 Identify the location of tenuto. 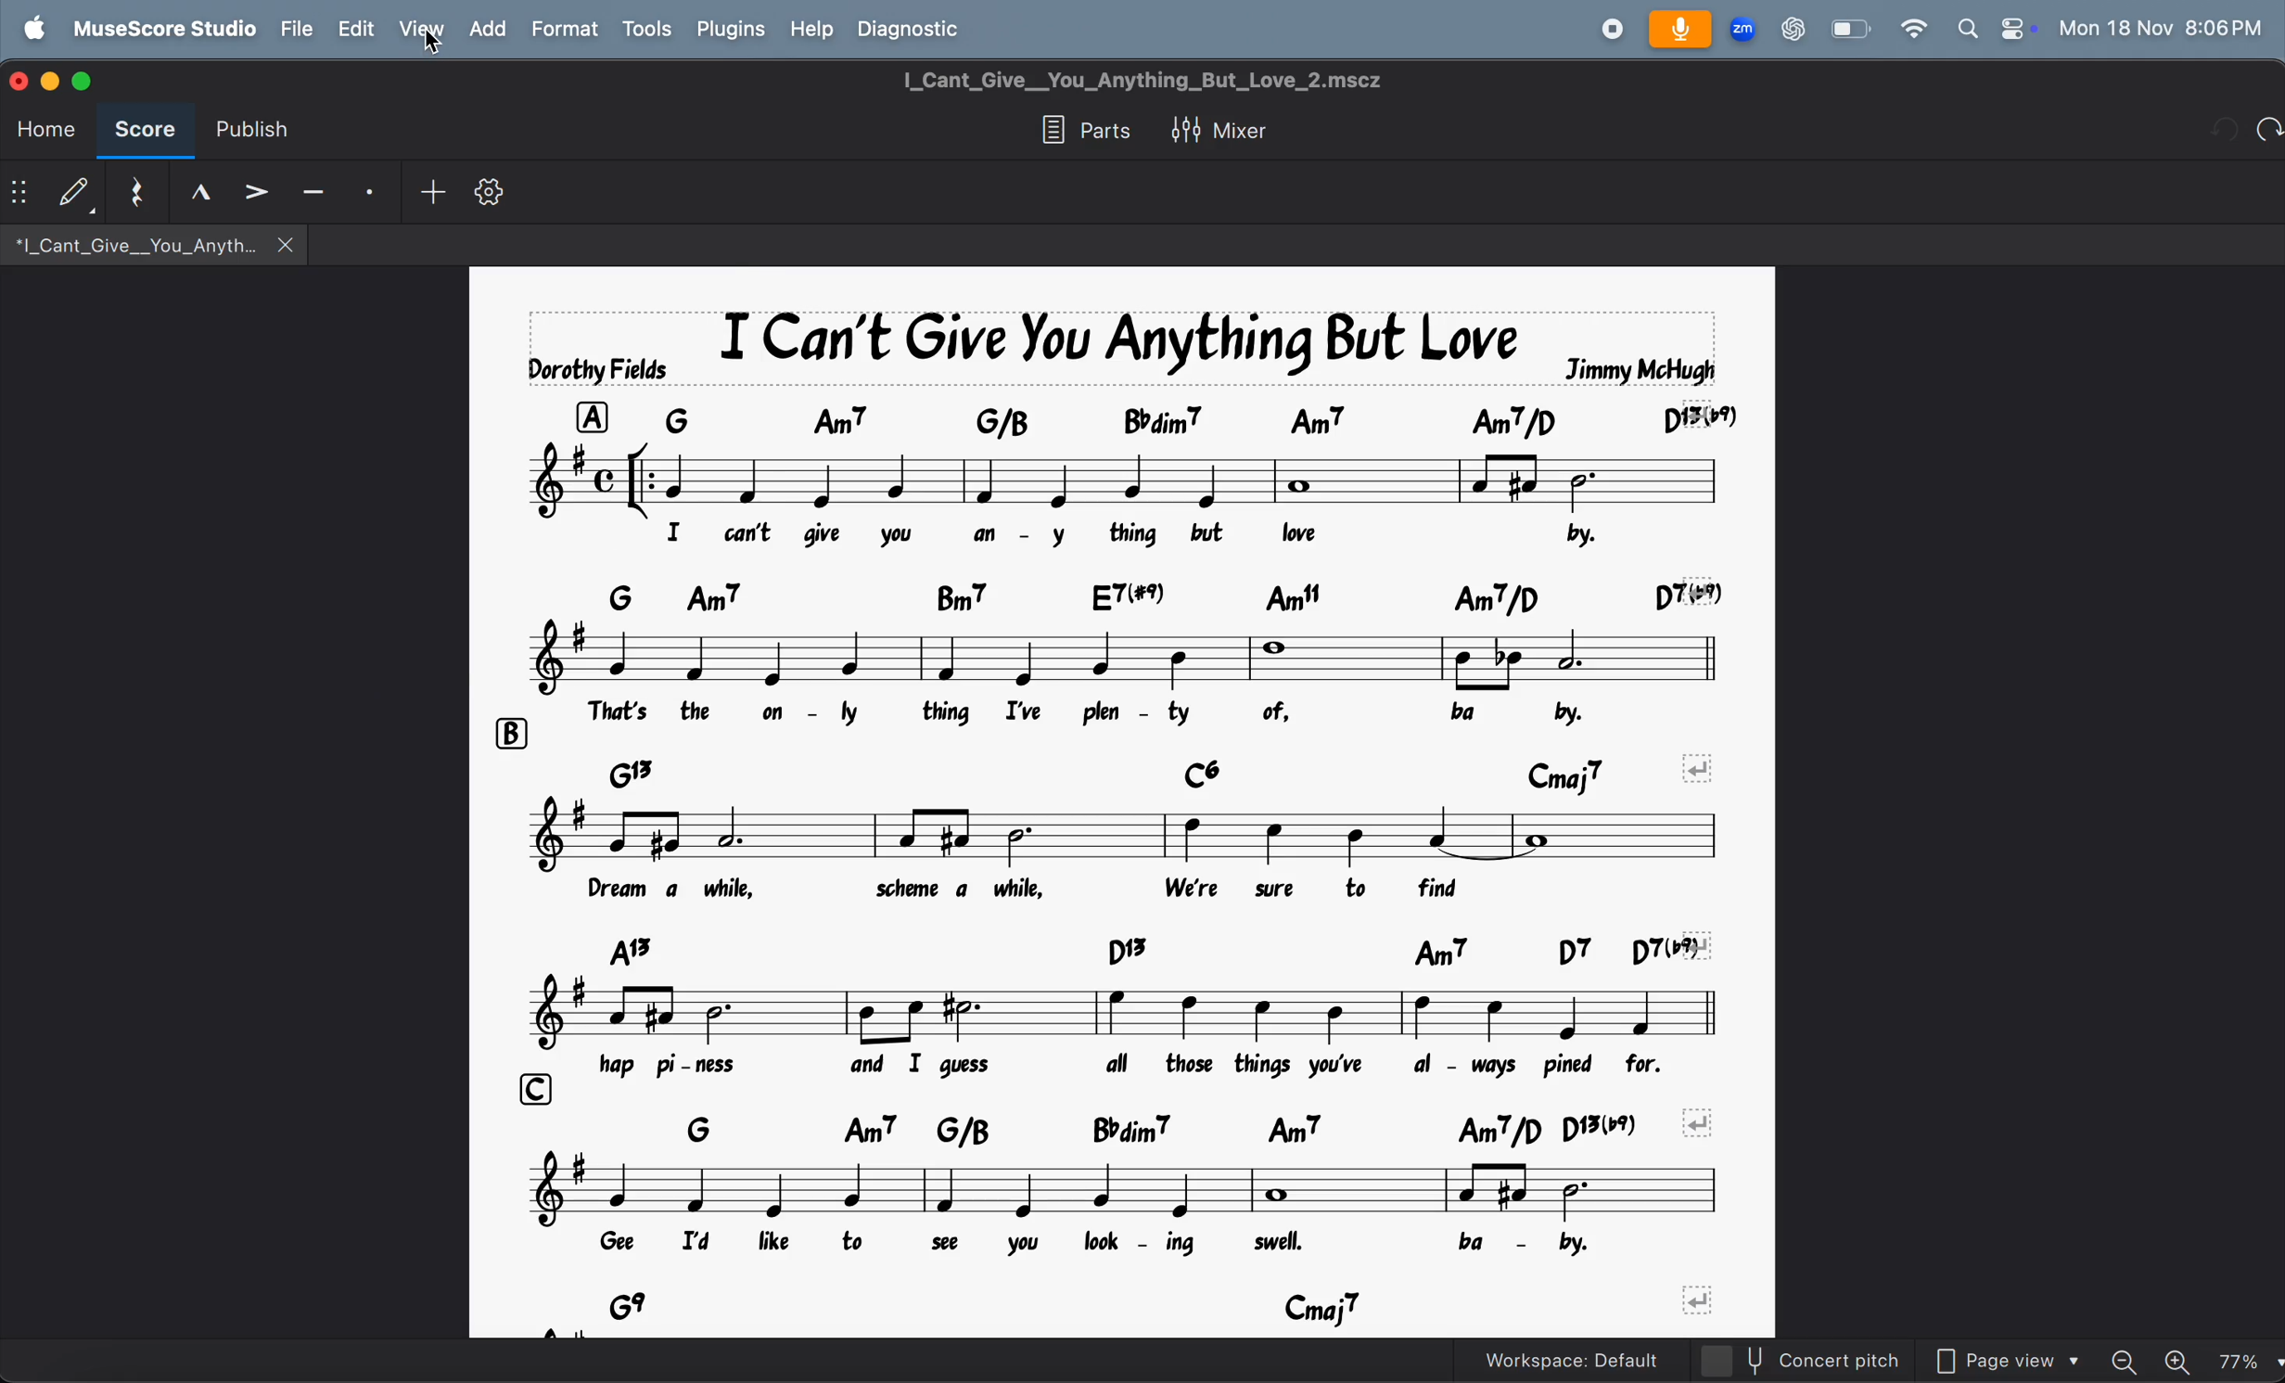
(192, 195).